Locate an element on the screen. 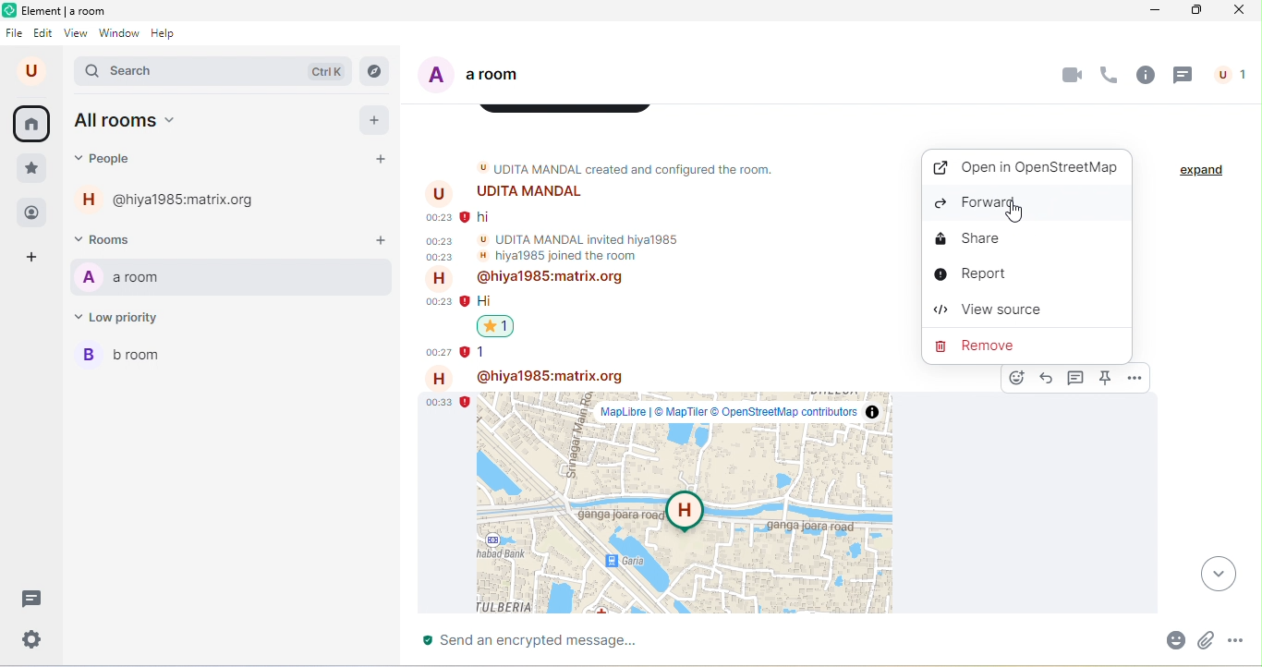 Image resolution: width=1262 pixels, height=667 pixels. react is located at coordinates (1018, 377).